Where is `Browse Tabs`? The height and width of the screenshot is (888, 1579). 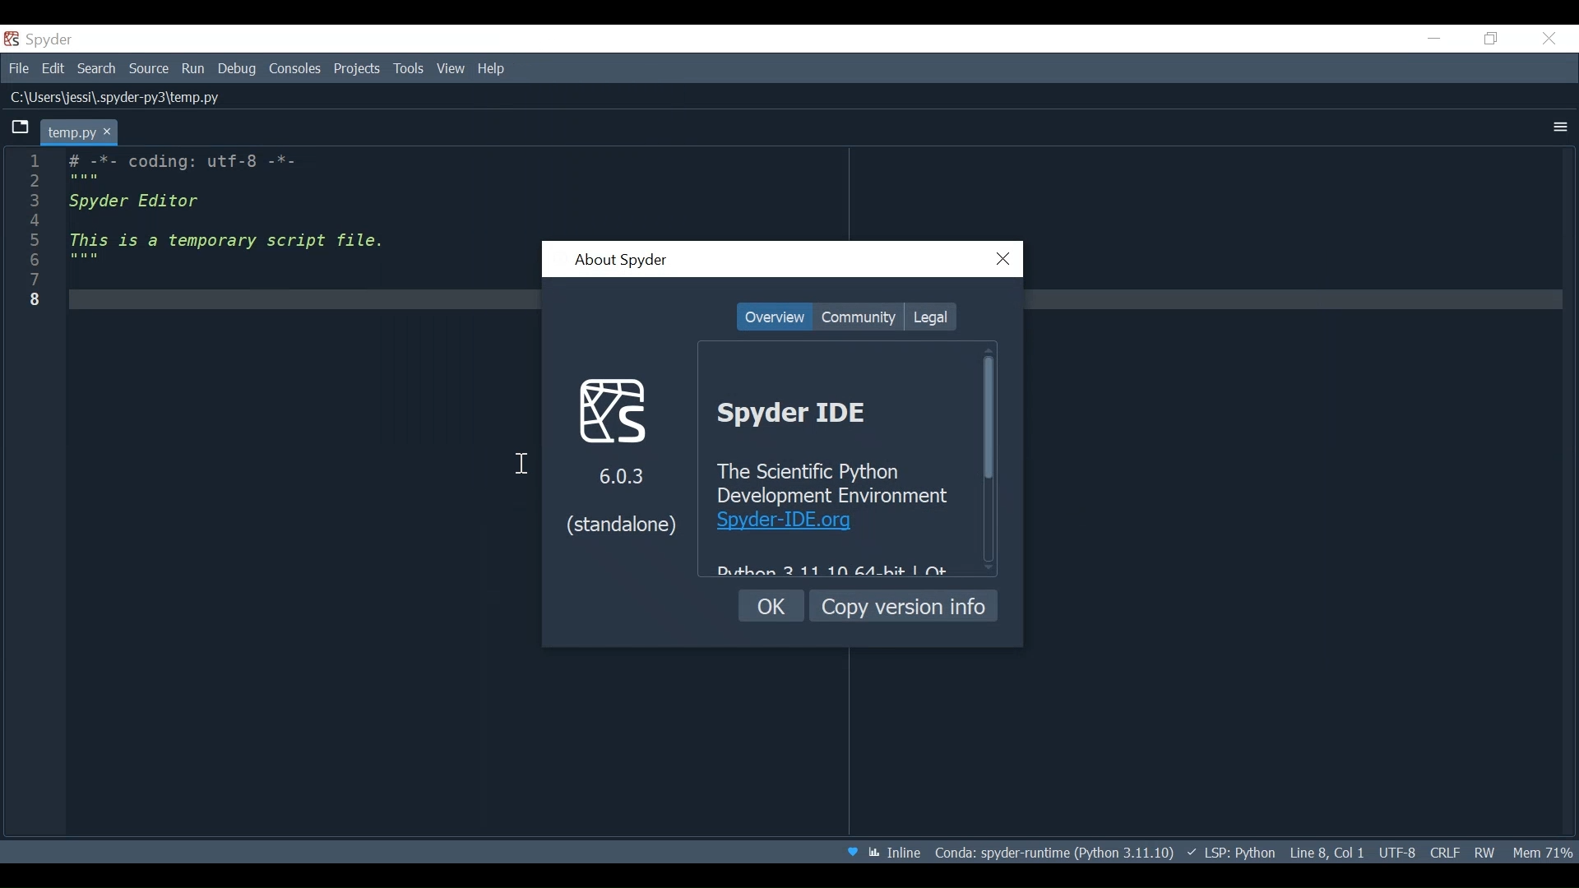 Browse Tabs is located at coordinates (18, 129).